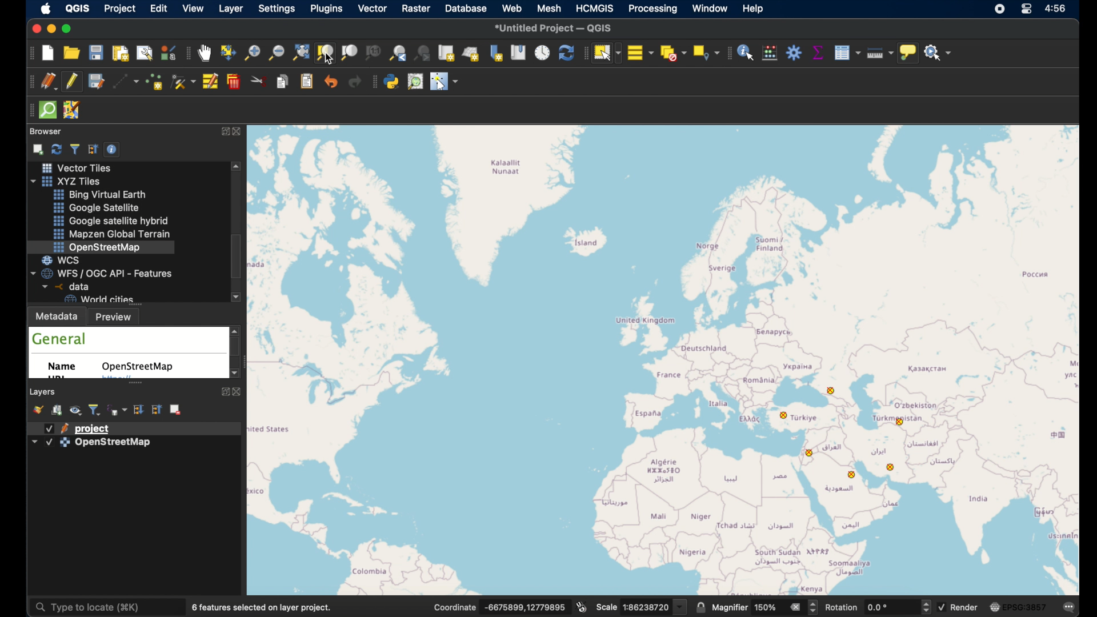  Describe the element at coordinates (66, 259) in the screenshot. I see `wcs` at that location.